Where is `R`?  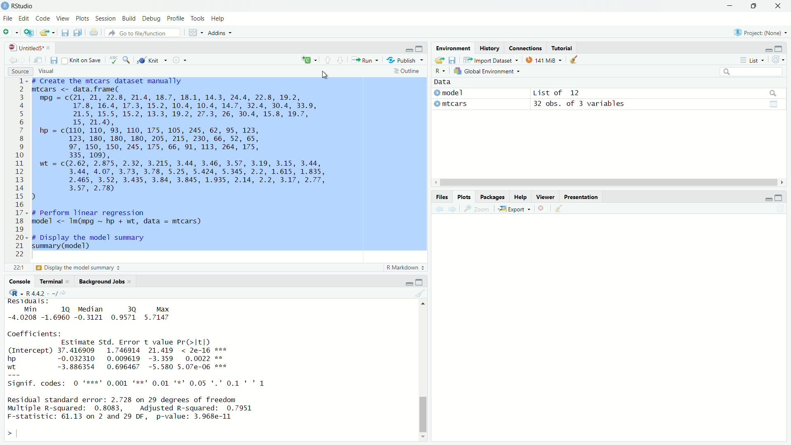 R is located at coordinates (440, 72).